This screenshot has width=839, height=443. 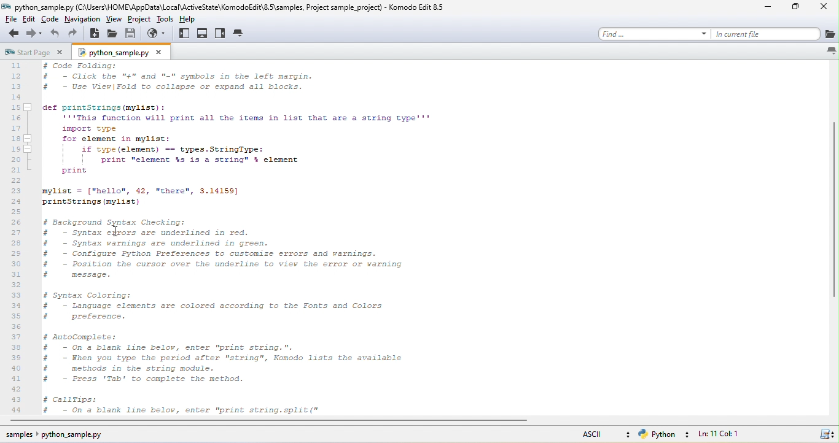 I want to click on back, so click(x=11, y=34).